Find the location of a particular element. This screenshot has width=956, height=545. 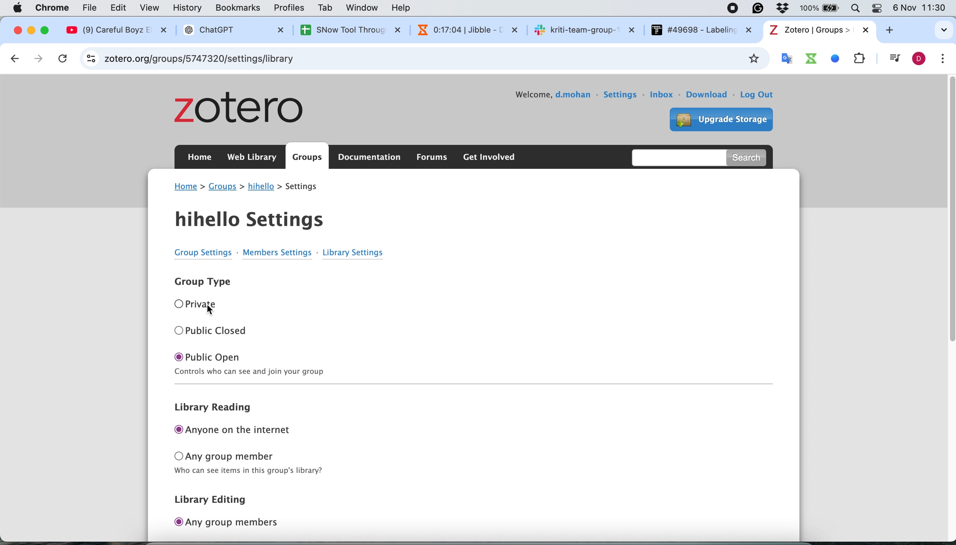

log out is located at coordinates (761, 96).